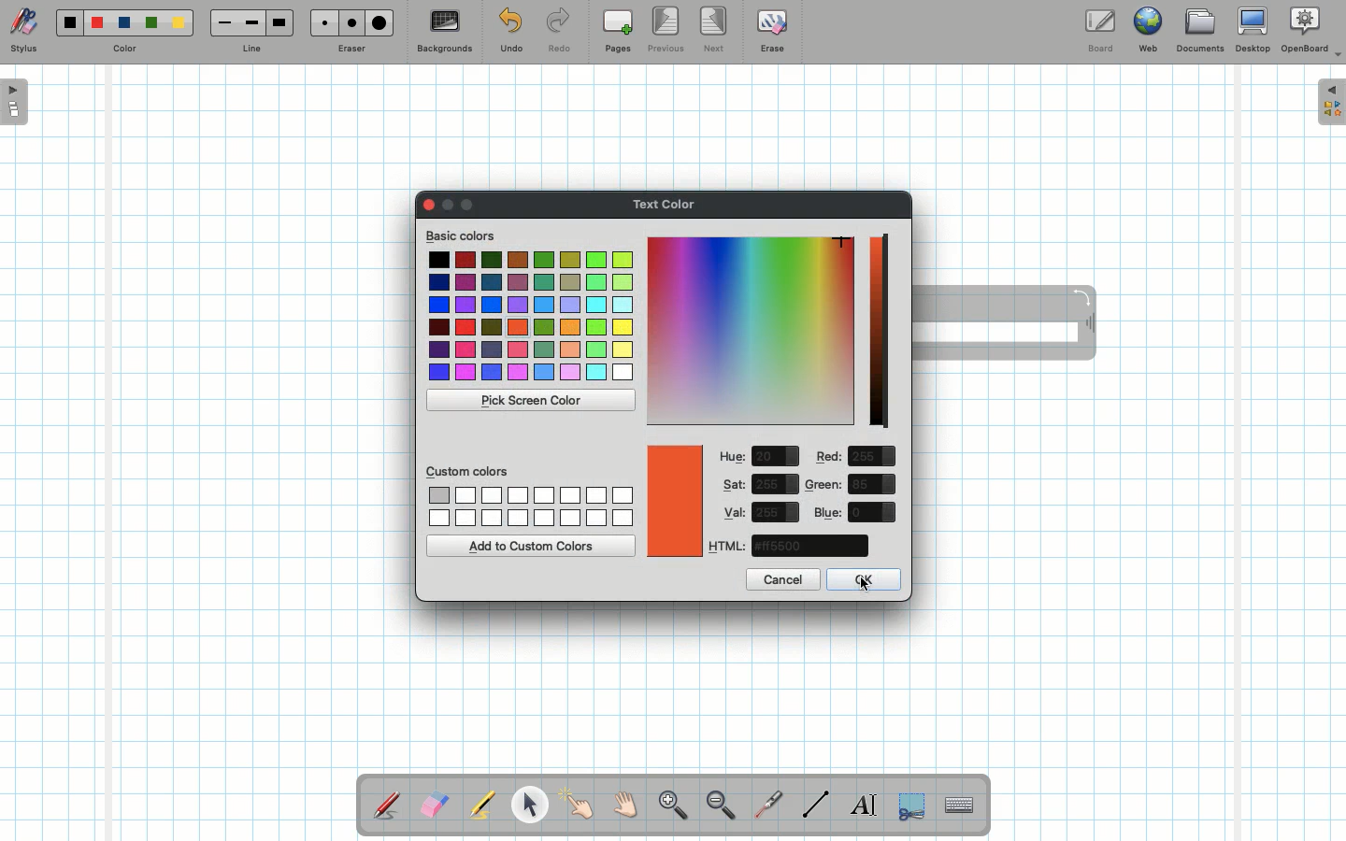  I want to click on Color picked, so click(674, 501).